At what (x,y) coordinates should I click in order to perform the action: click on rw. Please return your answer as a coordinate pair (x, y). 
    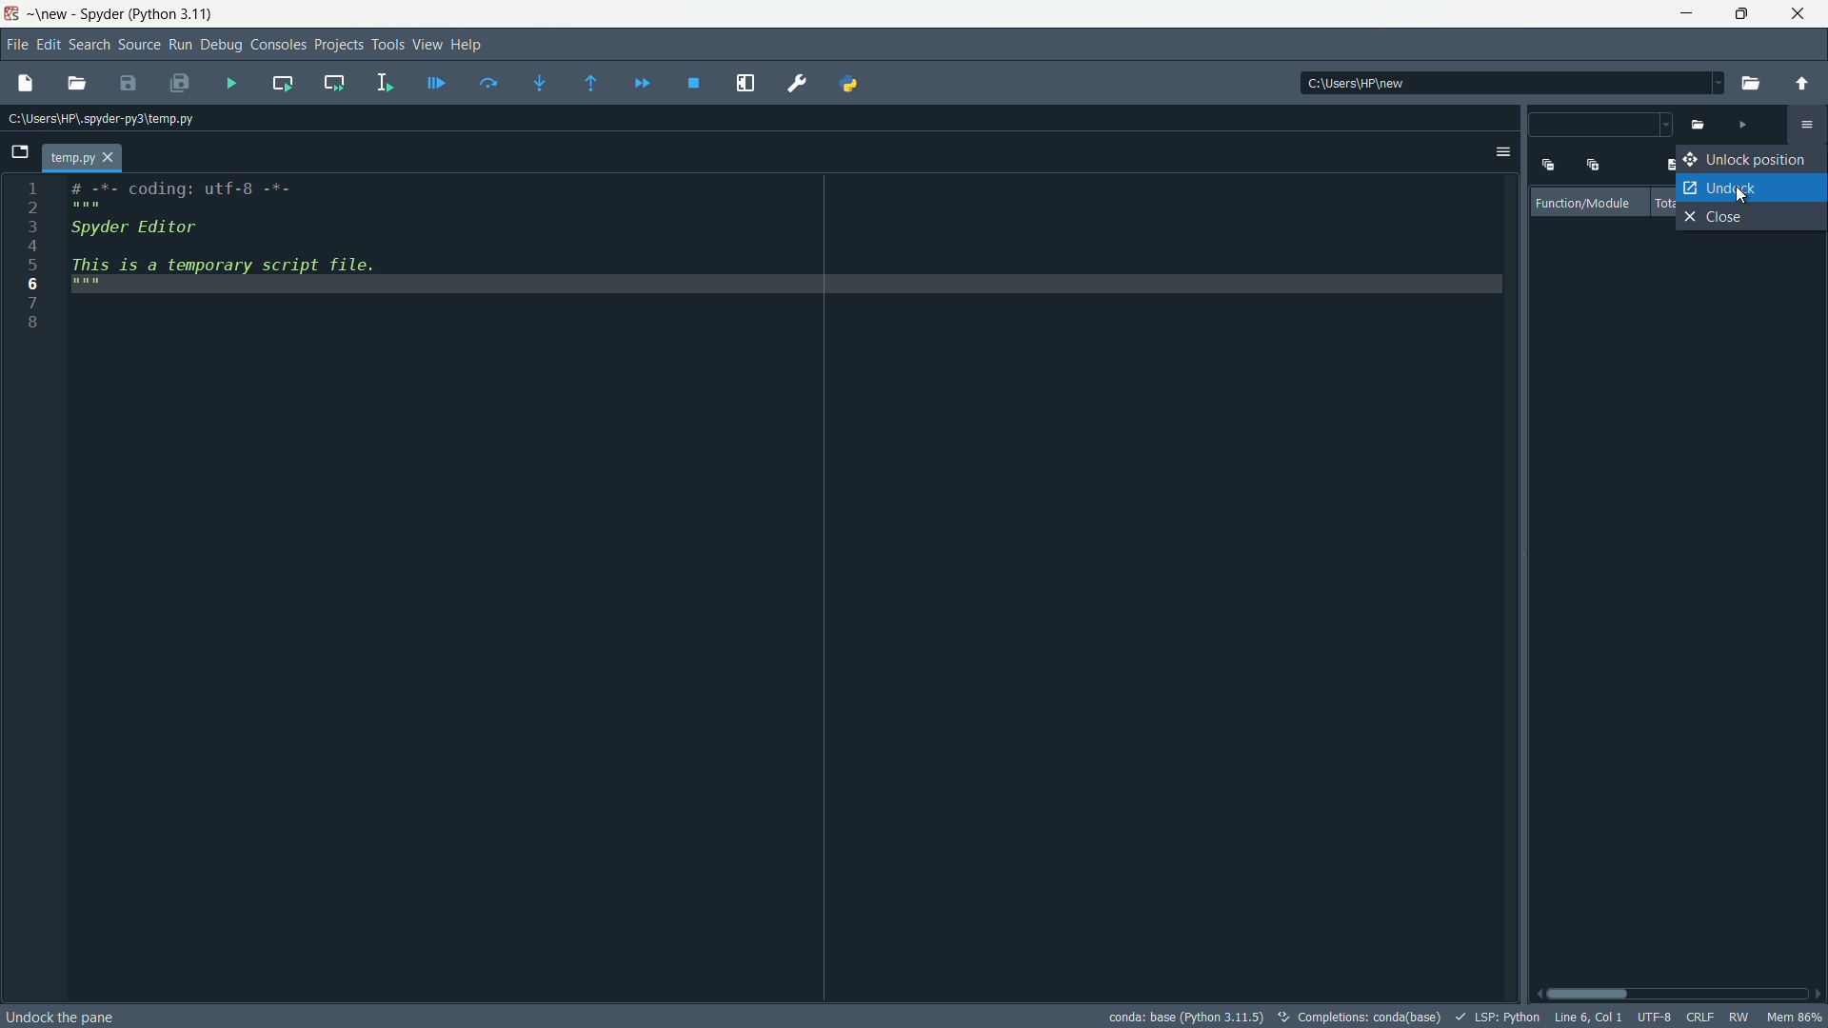
    Looking at the image, I should click on (1739, 1019).